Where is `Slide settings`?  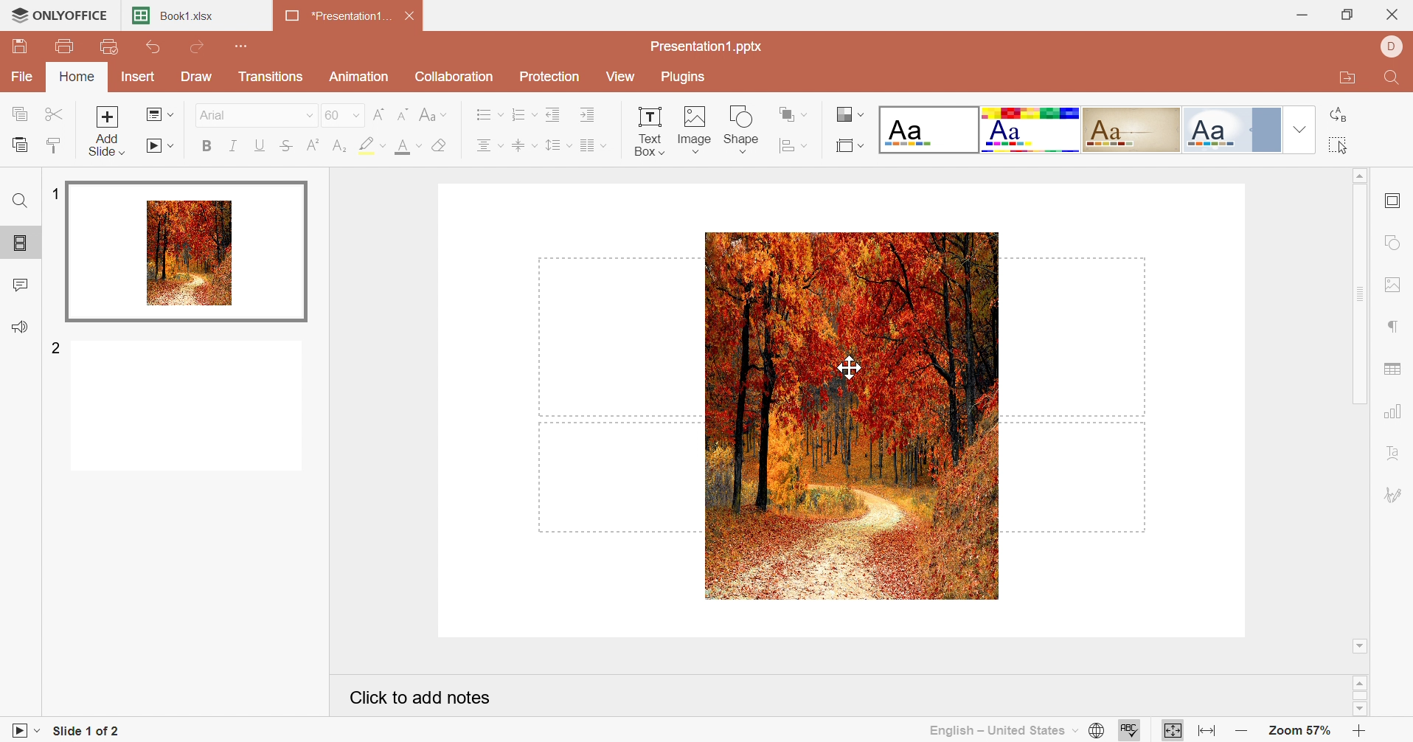 Slide settings is located at coordinates (1392, 200).